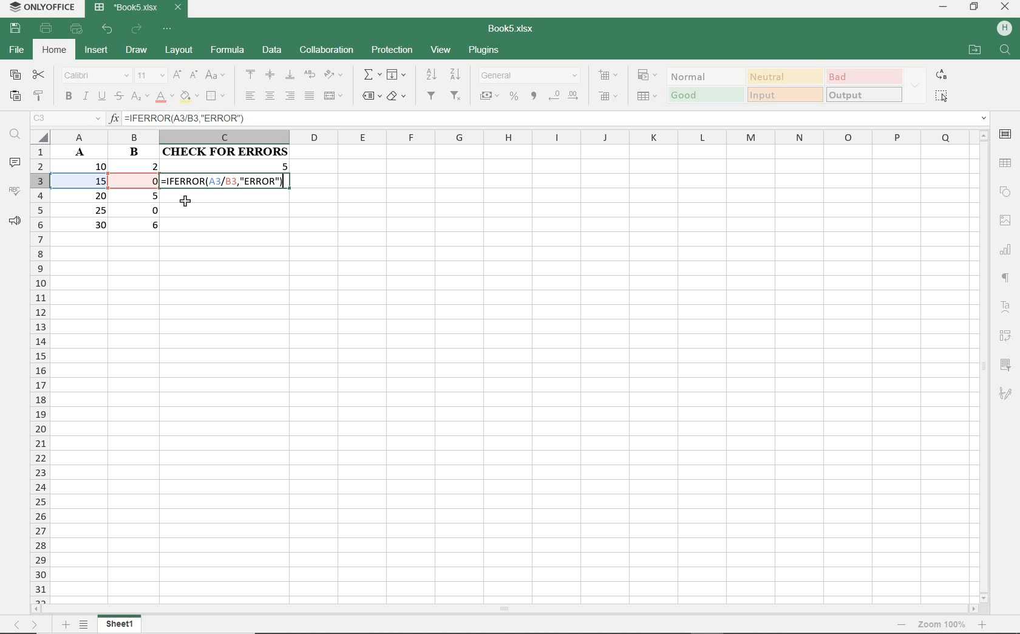 This screenshot has height=634, width=1020. I want to click on LAYOUT, so click(179, 52).